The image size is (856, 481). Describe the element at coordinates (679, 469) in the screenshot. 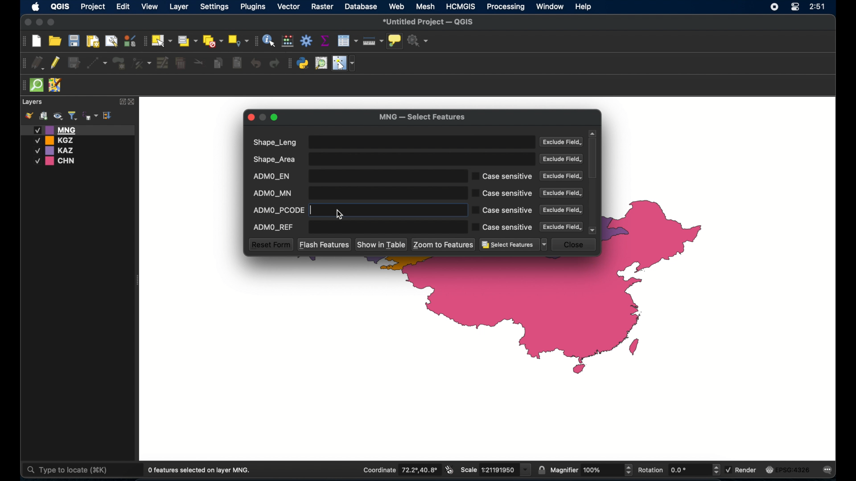

I see `rotation 0.0` at that location.